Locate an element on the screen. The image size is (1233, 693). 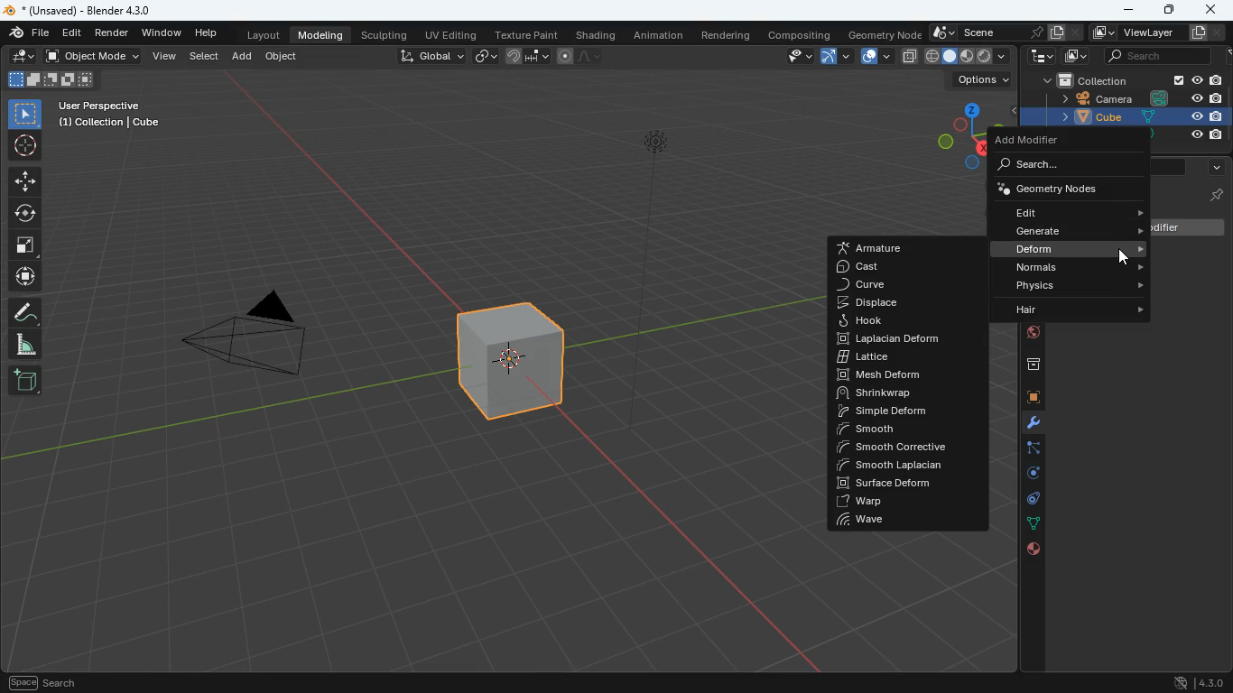
pan view is located at coordinates (35, 681).